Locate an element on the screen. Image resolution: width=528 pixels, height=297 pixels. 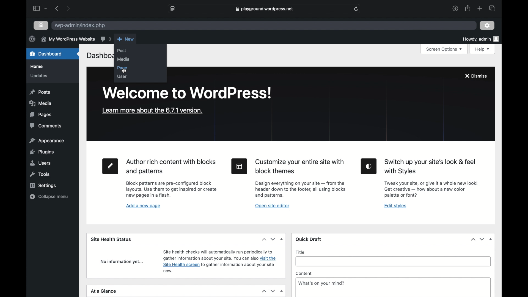
collapse menu is located at coordinates (49, 197).